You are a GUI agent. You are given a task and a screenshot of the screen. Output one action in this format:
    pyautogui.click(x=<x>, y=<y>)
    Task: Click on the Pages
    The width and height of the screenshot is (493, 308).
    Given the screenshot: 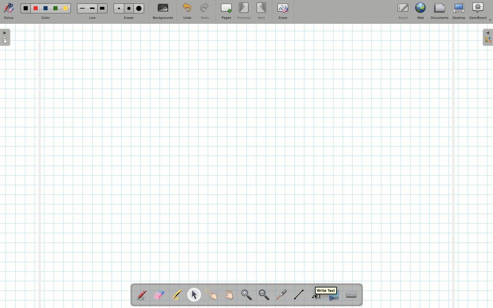 What is the action you would take?
    pyautogui.click(x=226, y=12)
    